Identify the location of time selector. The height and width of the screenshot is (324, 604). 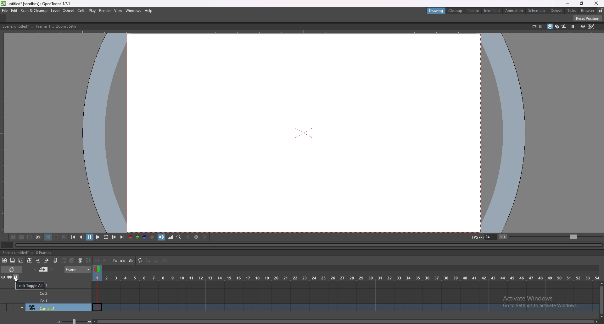
(98, 270).